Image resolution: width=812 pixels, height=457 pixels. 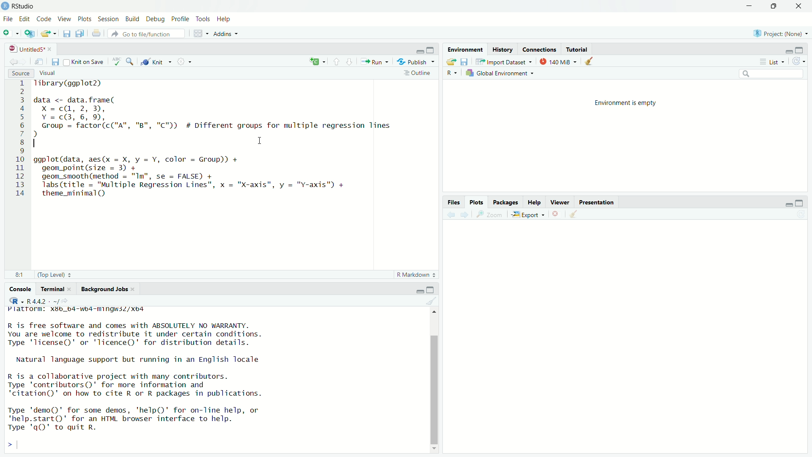 I want to click on Outline, so click(x=418, y=74).